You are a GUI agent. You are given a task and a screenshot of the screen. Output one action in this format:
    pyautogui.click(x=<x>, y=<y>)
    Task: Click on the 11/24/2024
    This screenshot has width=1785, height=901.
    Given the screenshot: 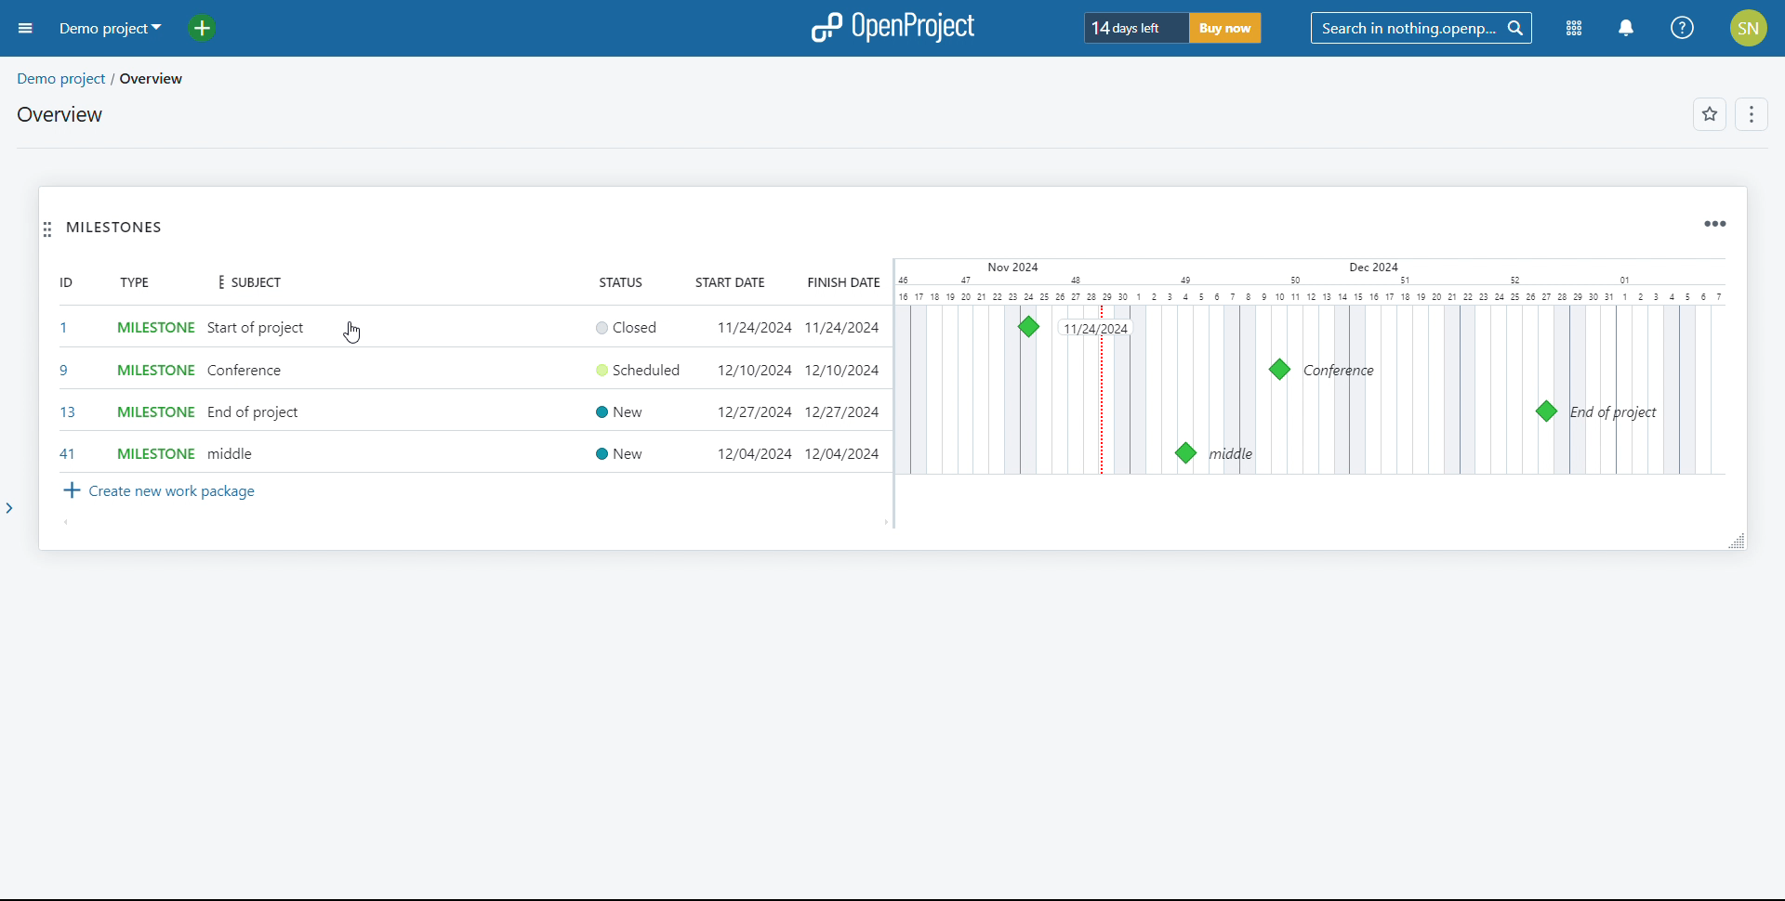 What is the action you would take?
    pyautogui.click(x=843, y=324)
    